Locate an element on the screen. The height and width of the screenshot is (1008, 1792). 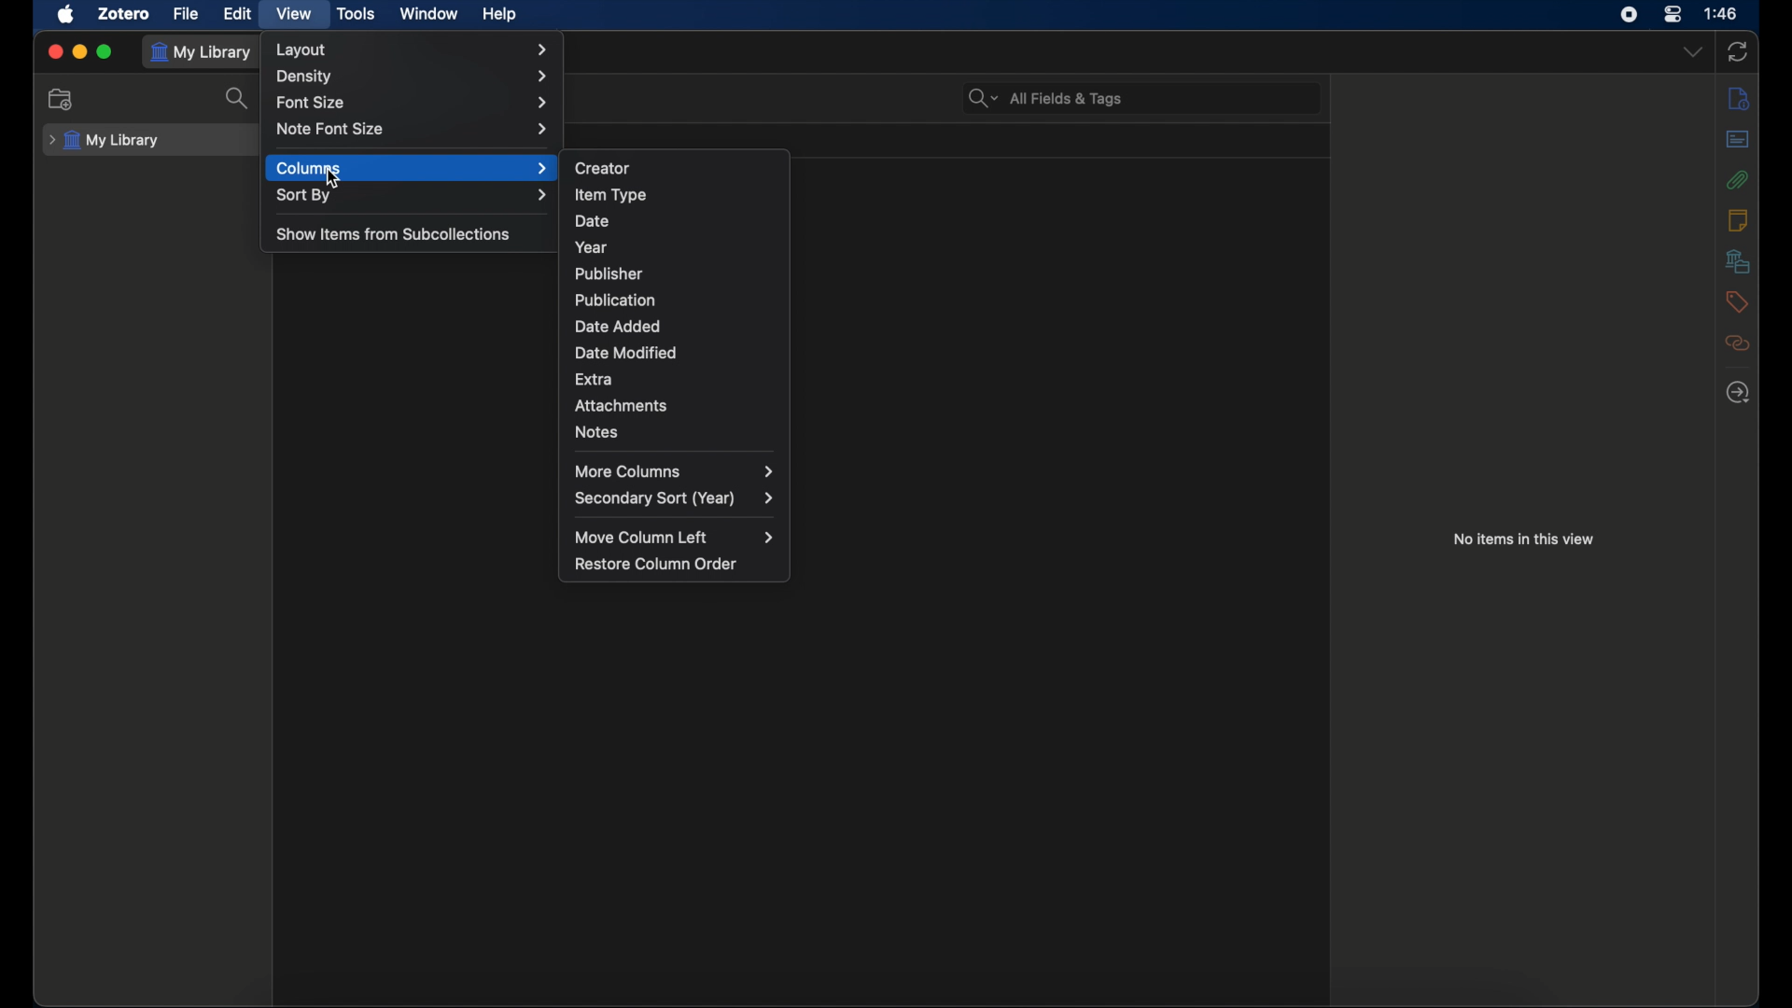
sync is located at coordinates (1737, 51).